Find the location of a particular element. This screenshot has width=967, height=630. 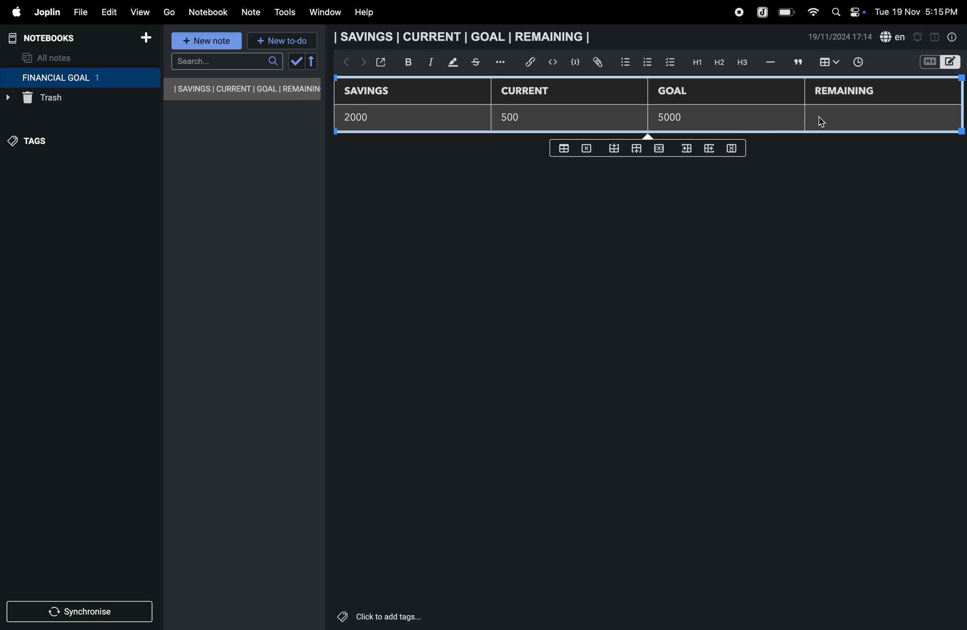

hifen is located at coordinates (772, 62).